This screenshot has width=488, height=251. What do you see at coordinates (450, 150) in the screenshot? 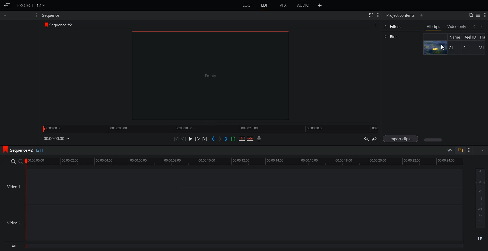
I see `Toggle audio level editing` at bounding box center [450, 150].